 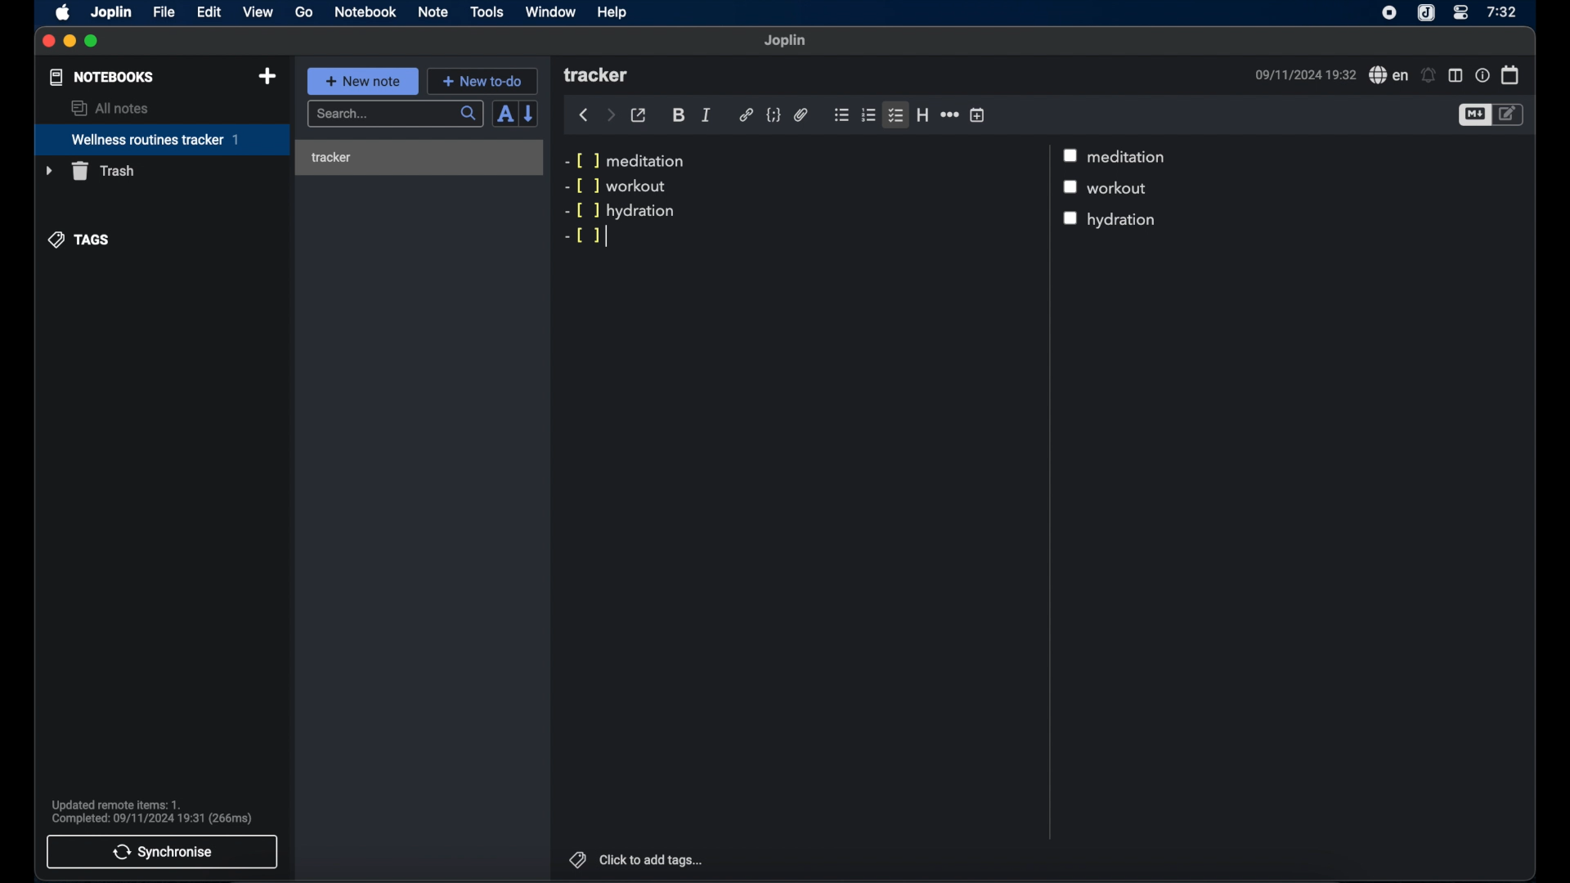 I want to click on insert time, so click(x=977, y=114).